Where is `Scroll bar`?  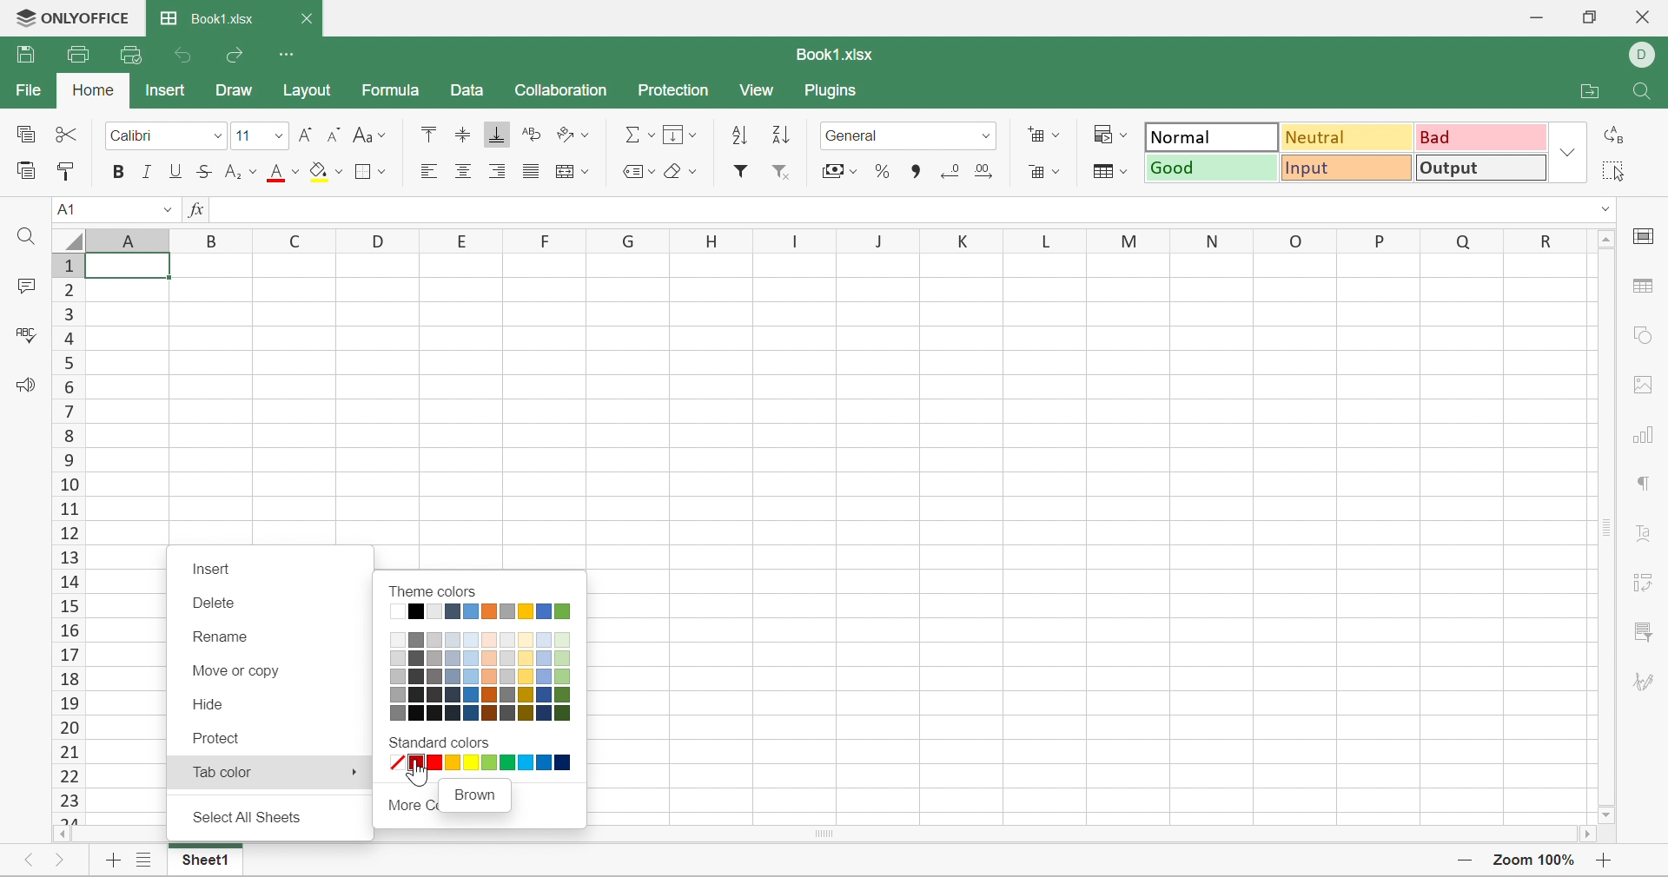
Scroll bar is located at coordinates (1606, 527).